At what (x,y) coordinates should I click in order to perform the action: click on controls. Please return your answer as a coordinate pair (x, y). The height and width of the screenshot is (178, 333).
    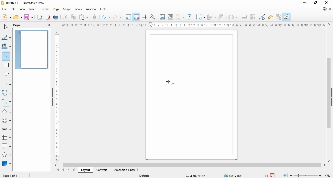
    Looking at the image, I should click on (102, 170).